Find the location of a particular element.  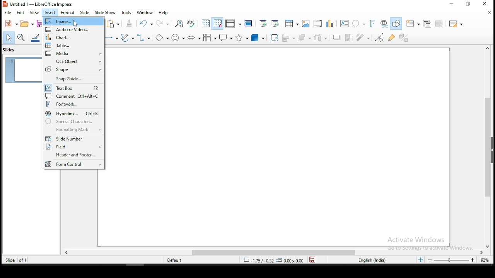

duplicate slide is located at coordinates (428, 24).